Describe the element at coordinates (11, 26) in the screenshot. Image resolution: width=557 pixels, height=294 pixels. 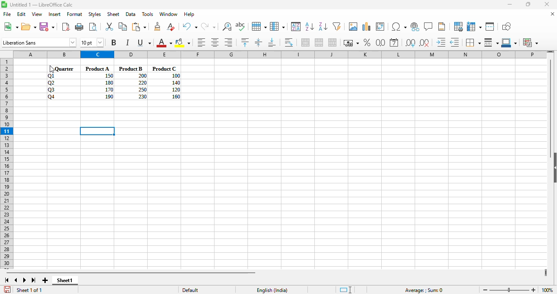
I see `new` at that location.